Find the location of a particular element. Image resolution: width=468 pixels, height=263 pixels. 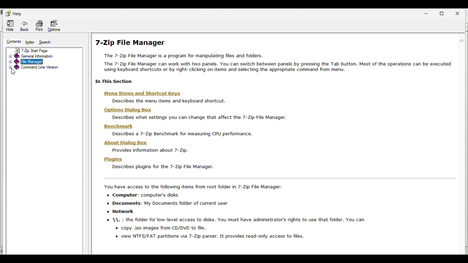

‘About Dialog Box is located at coordinates (127, 142).